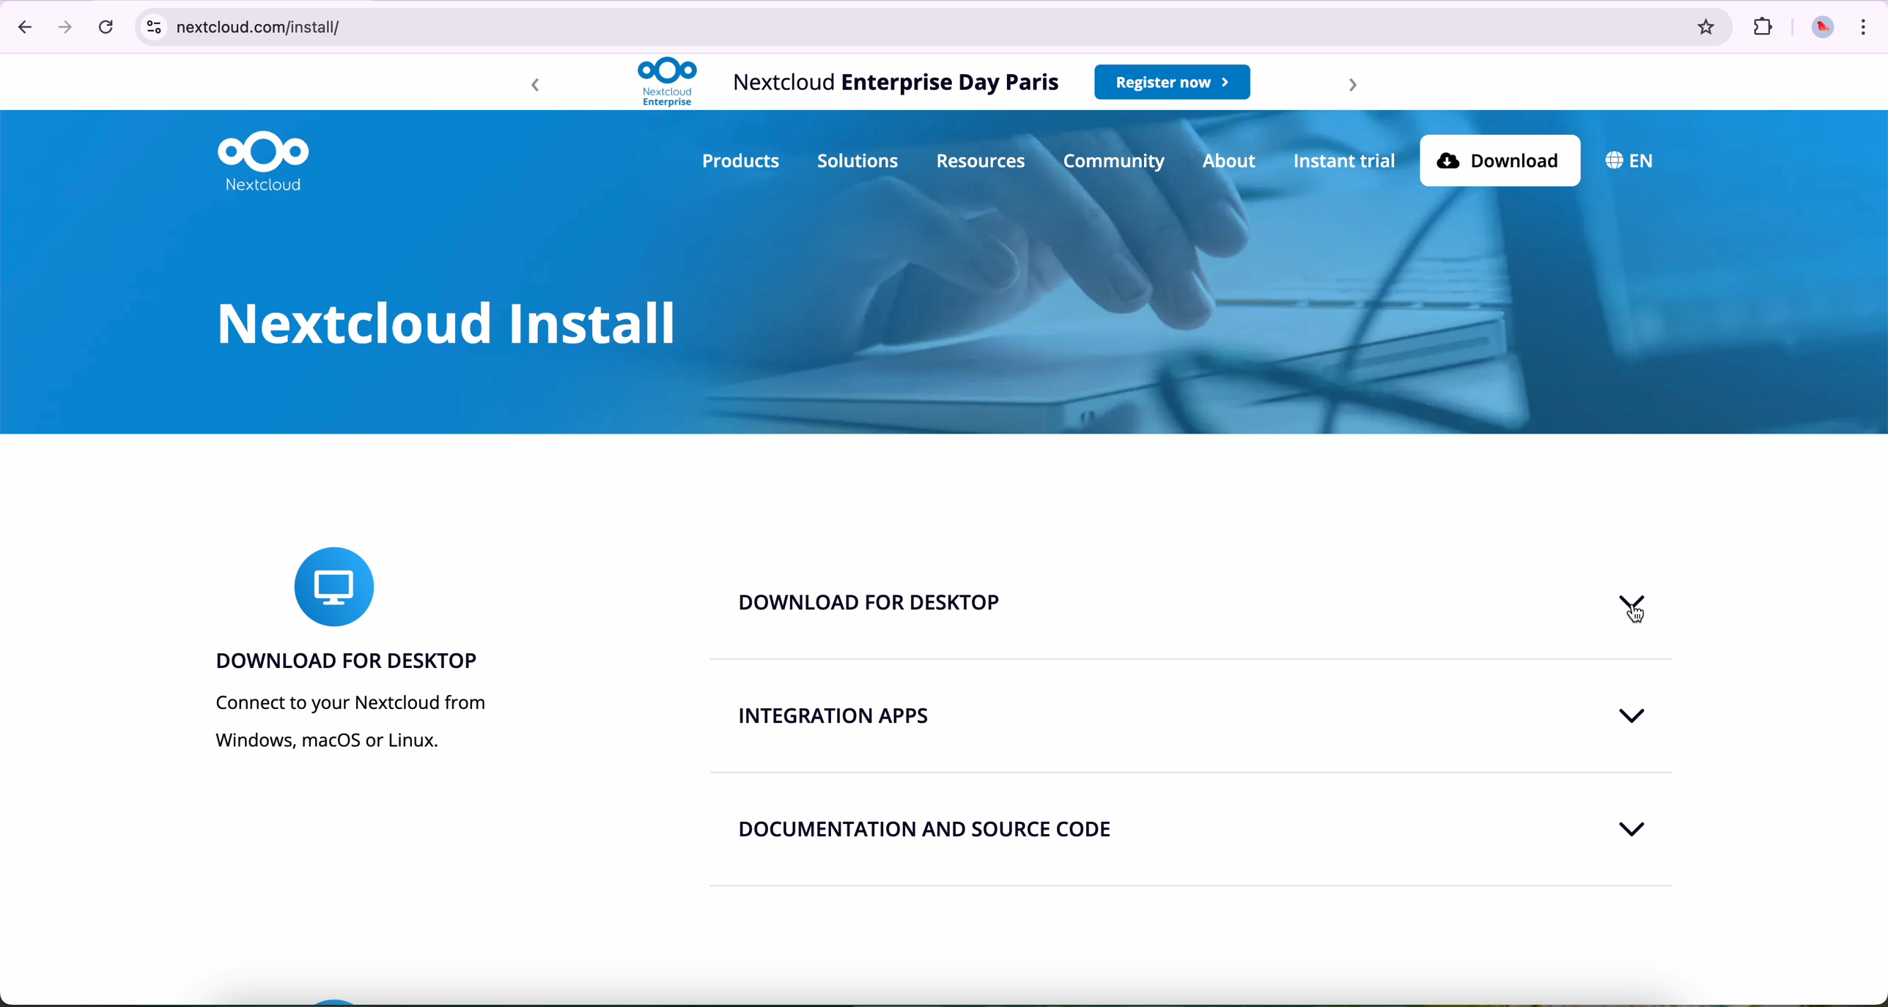 This screenshot has width=1888, height=1007. I want to click on line, so click(1190, 657).